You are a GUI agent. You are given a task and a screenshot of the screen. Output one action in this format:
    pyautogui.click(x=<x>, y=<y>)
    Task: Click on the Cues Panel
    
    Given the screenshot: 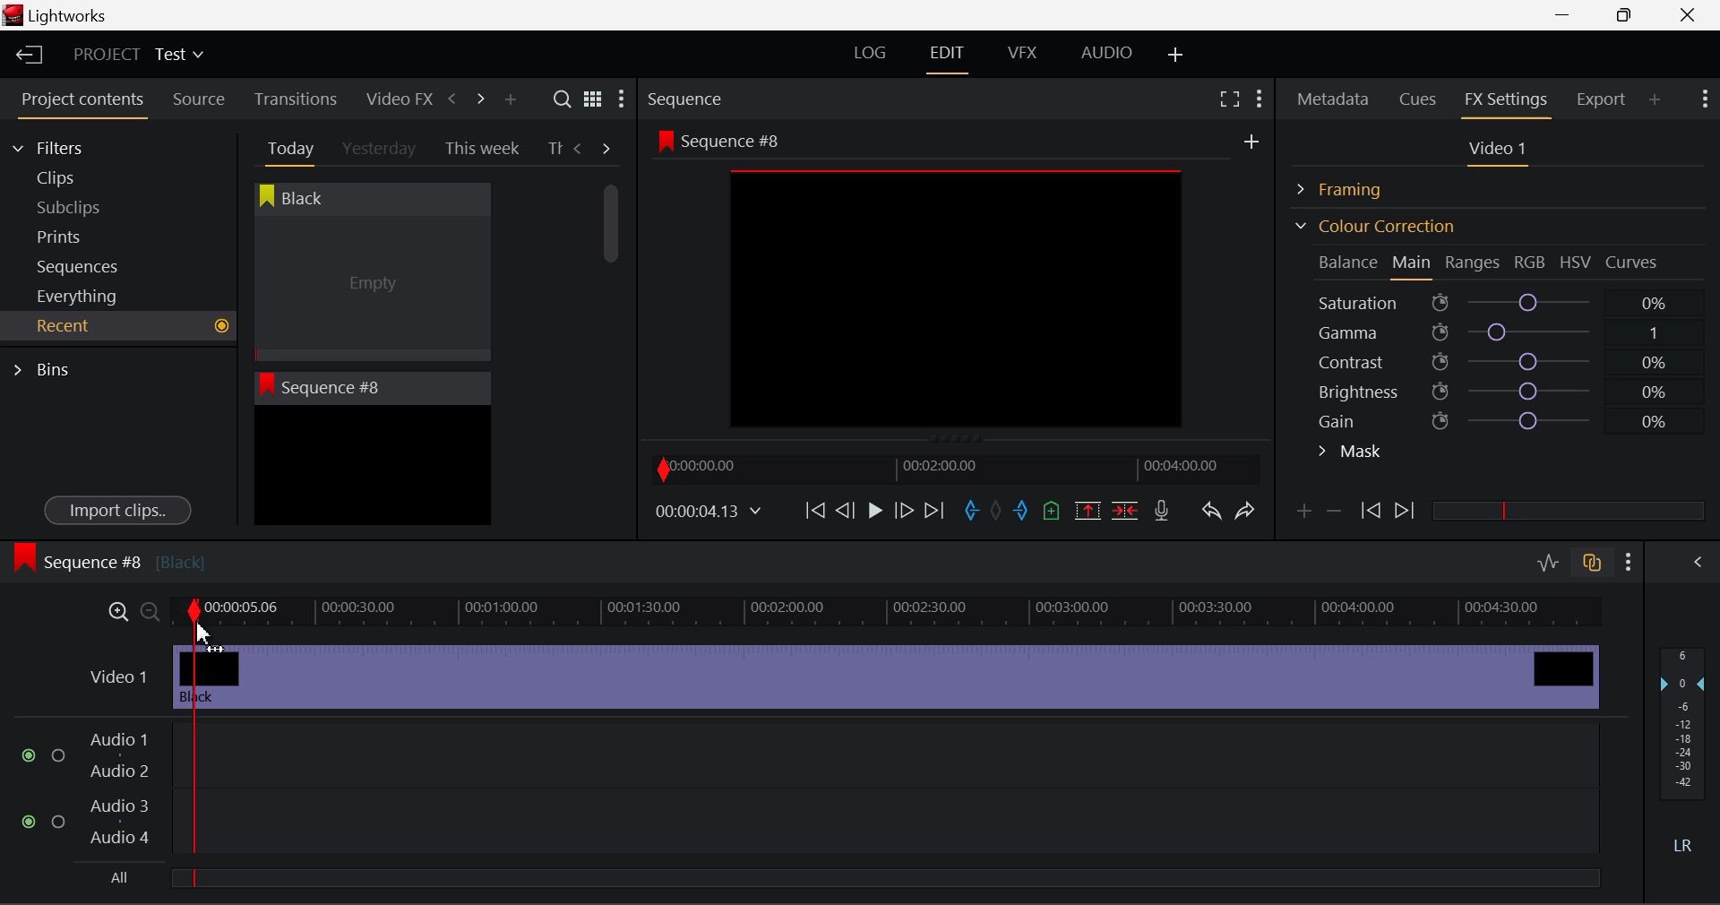 What is the action you would take?
    pyautogui.click(x=1420, y=97)
    